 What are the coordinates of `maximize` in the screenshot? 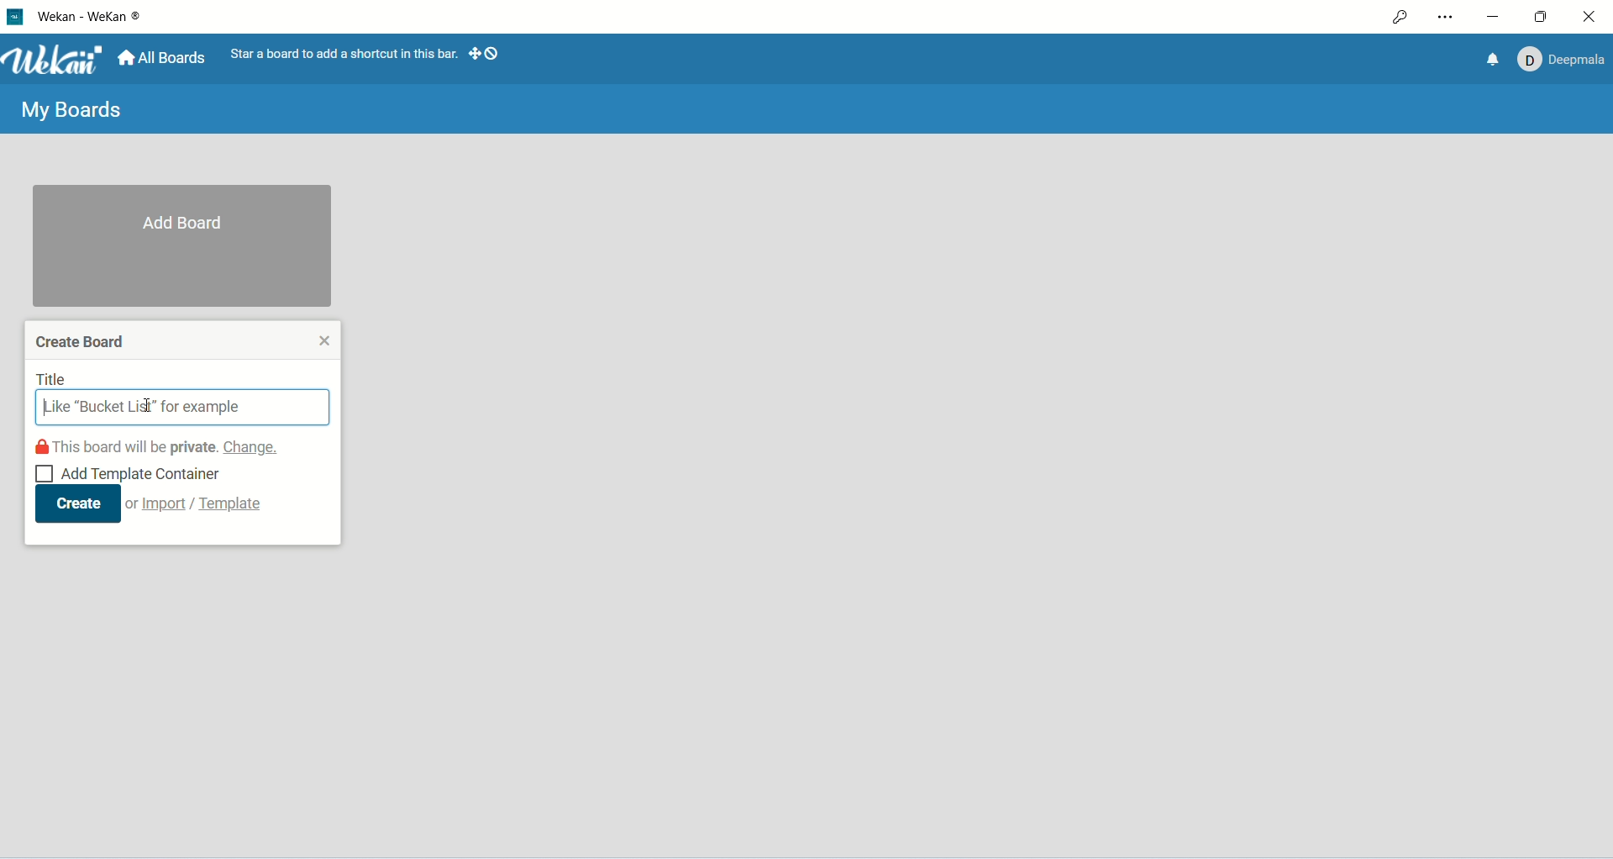 It's located at (1541, 19).